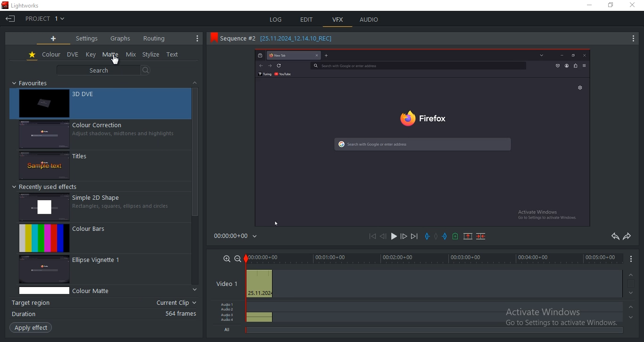  What do you see at coordinates (635, 6) in the screenshot?
I see `close` at bounding box center [635, 6].